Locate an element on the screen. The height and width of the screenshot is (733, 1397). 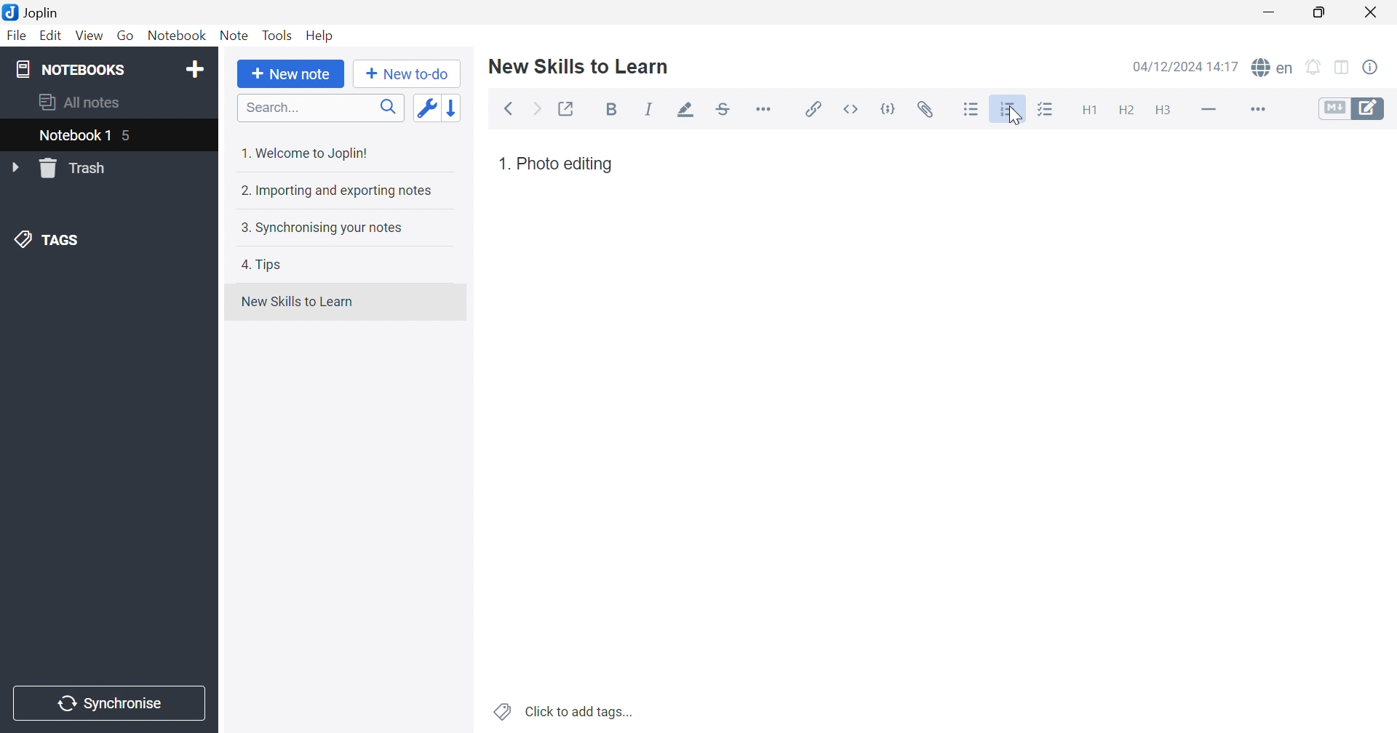
More... is located at coordinates (763, 108).